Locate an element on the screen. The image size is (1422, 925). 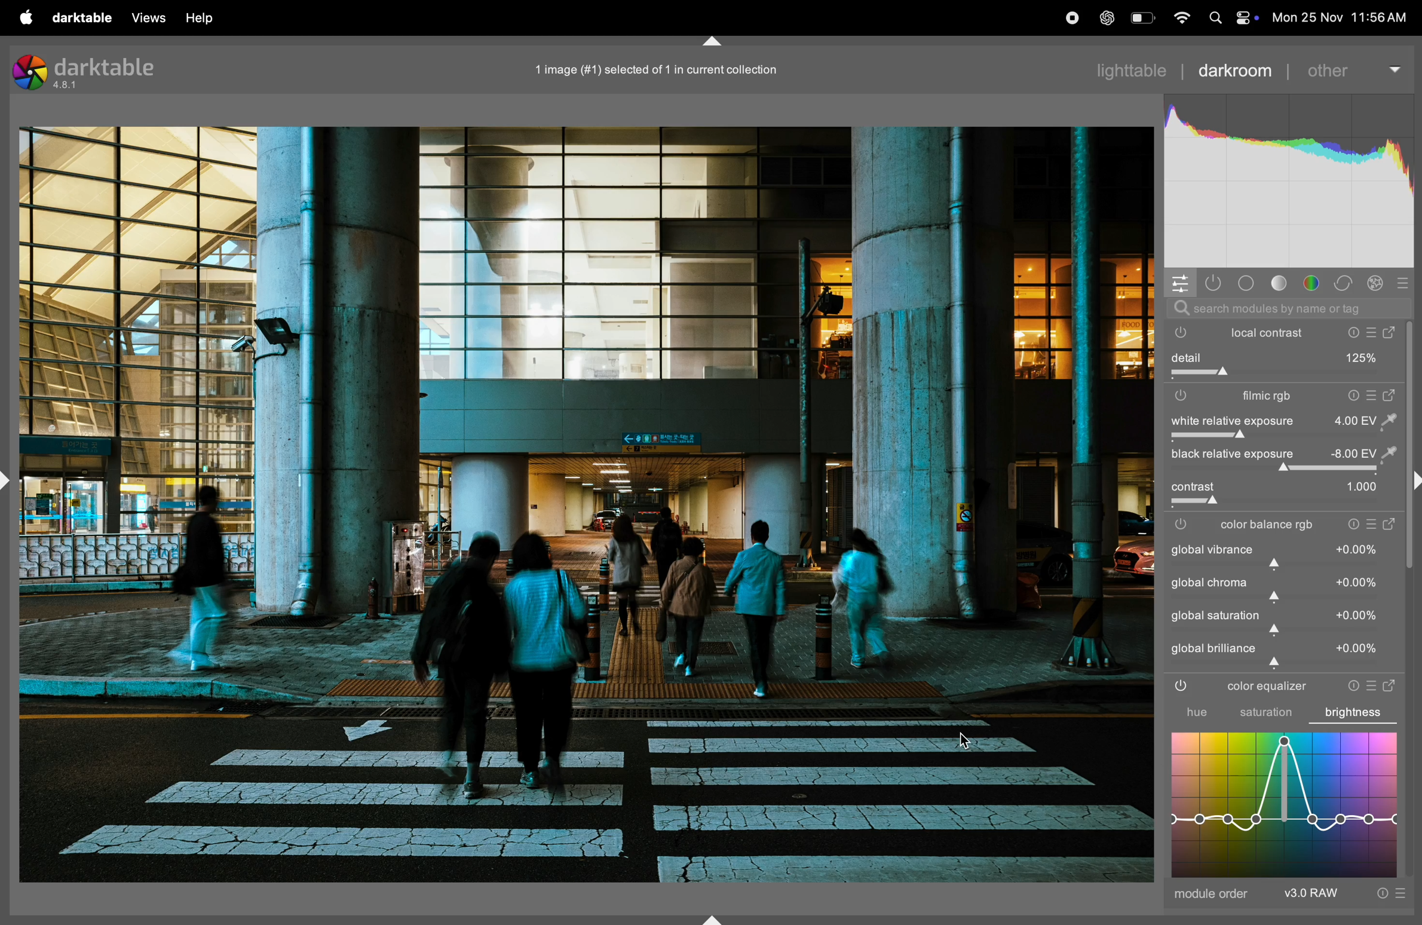
presets is located at coordinates (1374, 684).